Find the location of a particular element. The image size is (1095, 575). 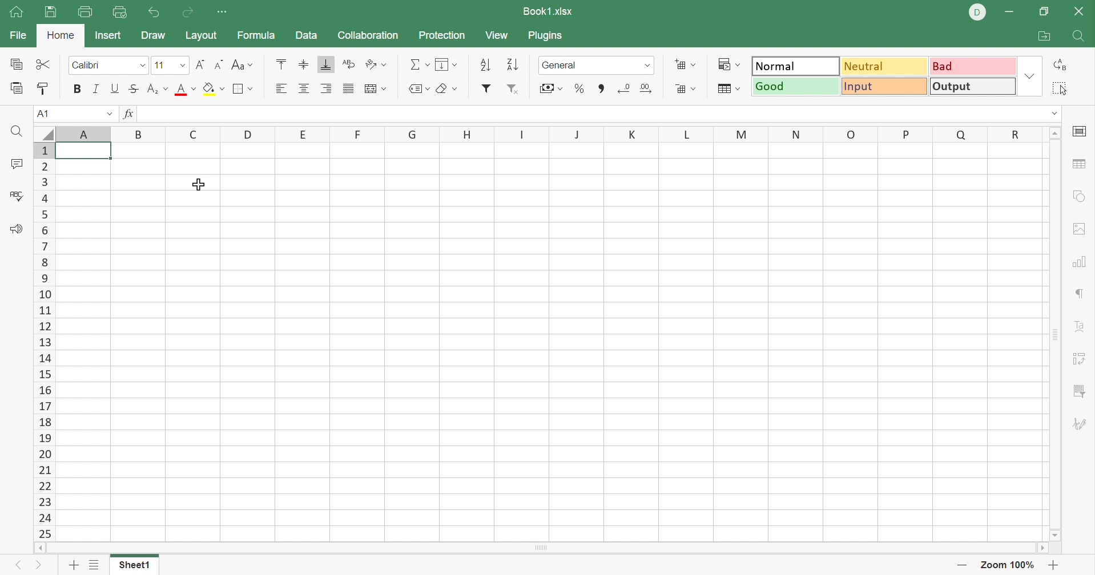

Align Bottom is located at coordinates (326, 64).